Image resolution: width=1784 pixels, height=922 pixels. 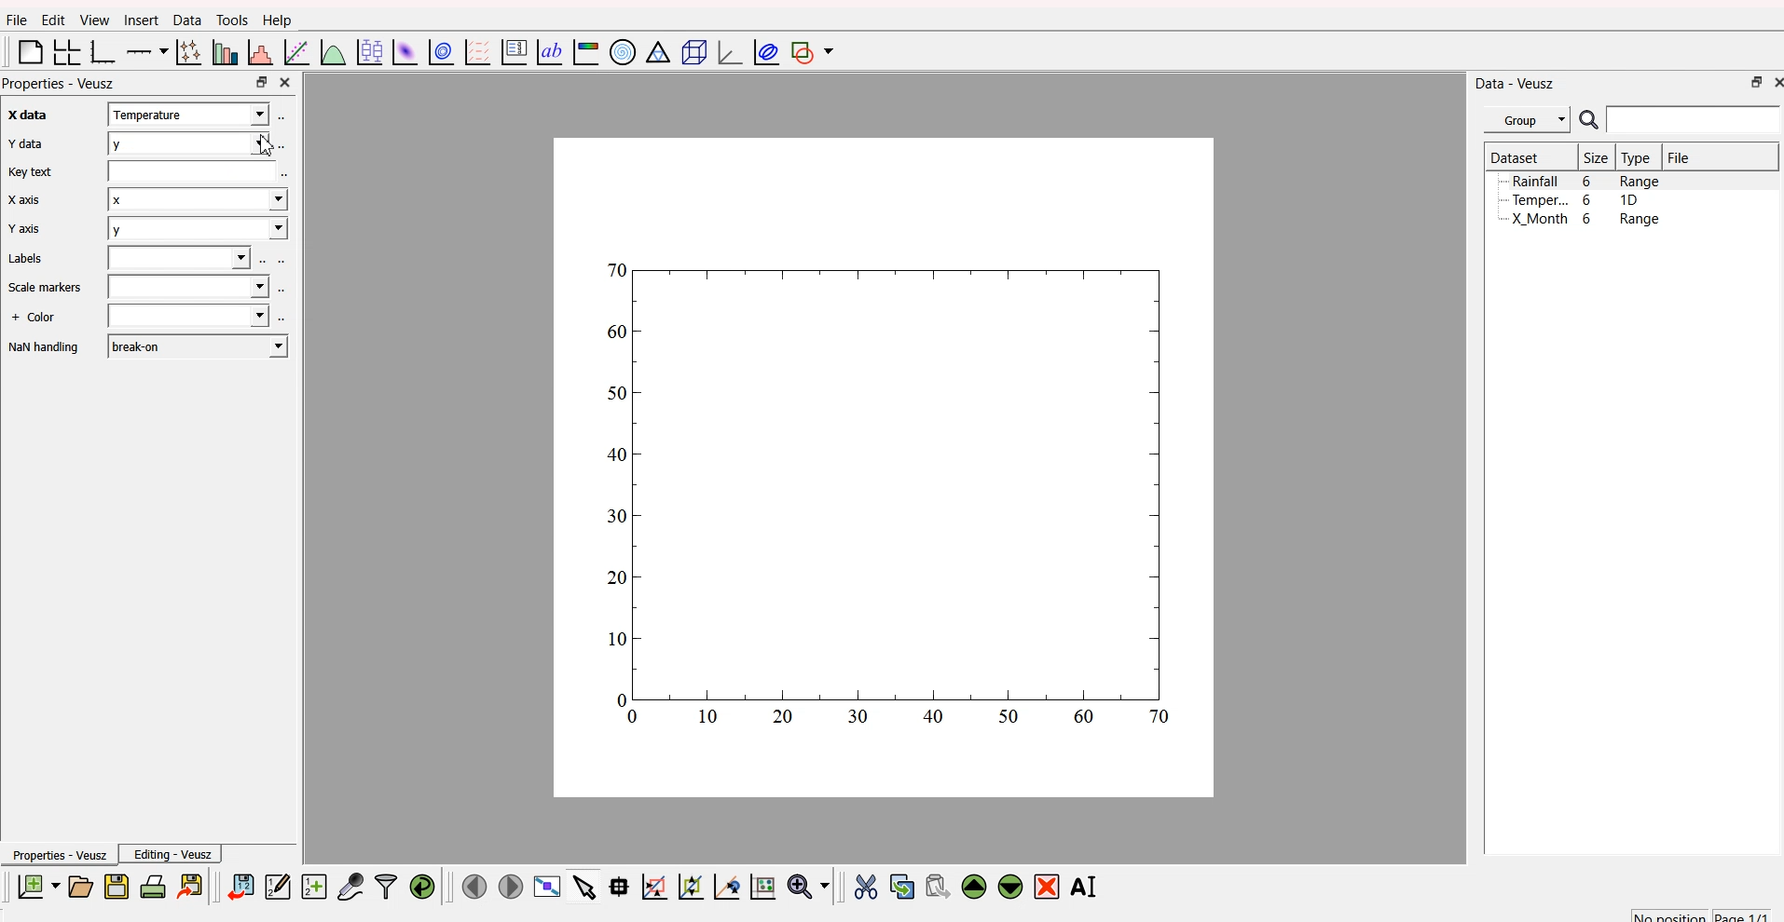 What do you see at coordinates (973, 887) in the screenshot?
I see `move up the widget` at bounding box center [973, 887].